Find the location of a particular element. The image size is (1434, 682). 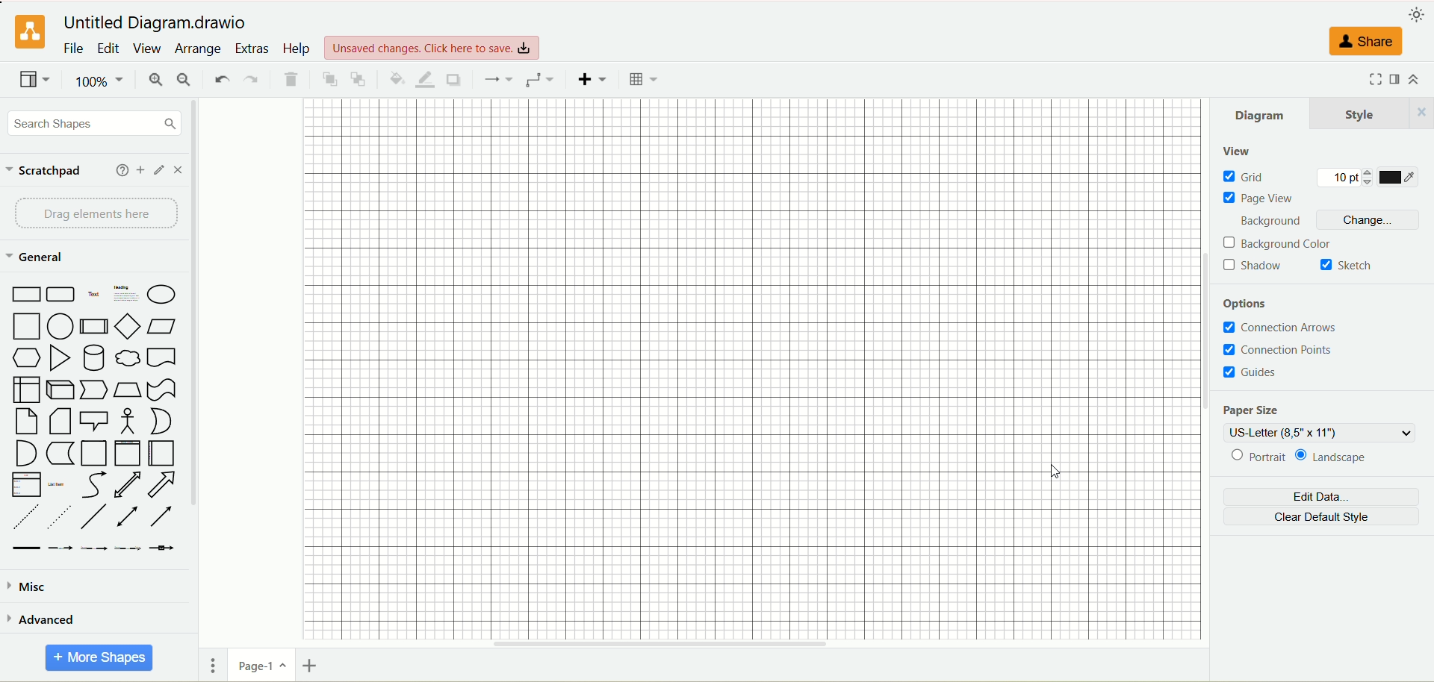

help is located at coordinates (297, 49).